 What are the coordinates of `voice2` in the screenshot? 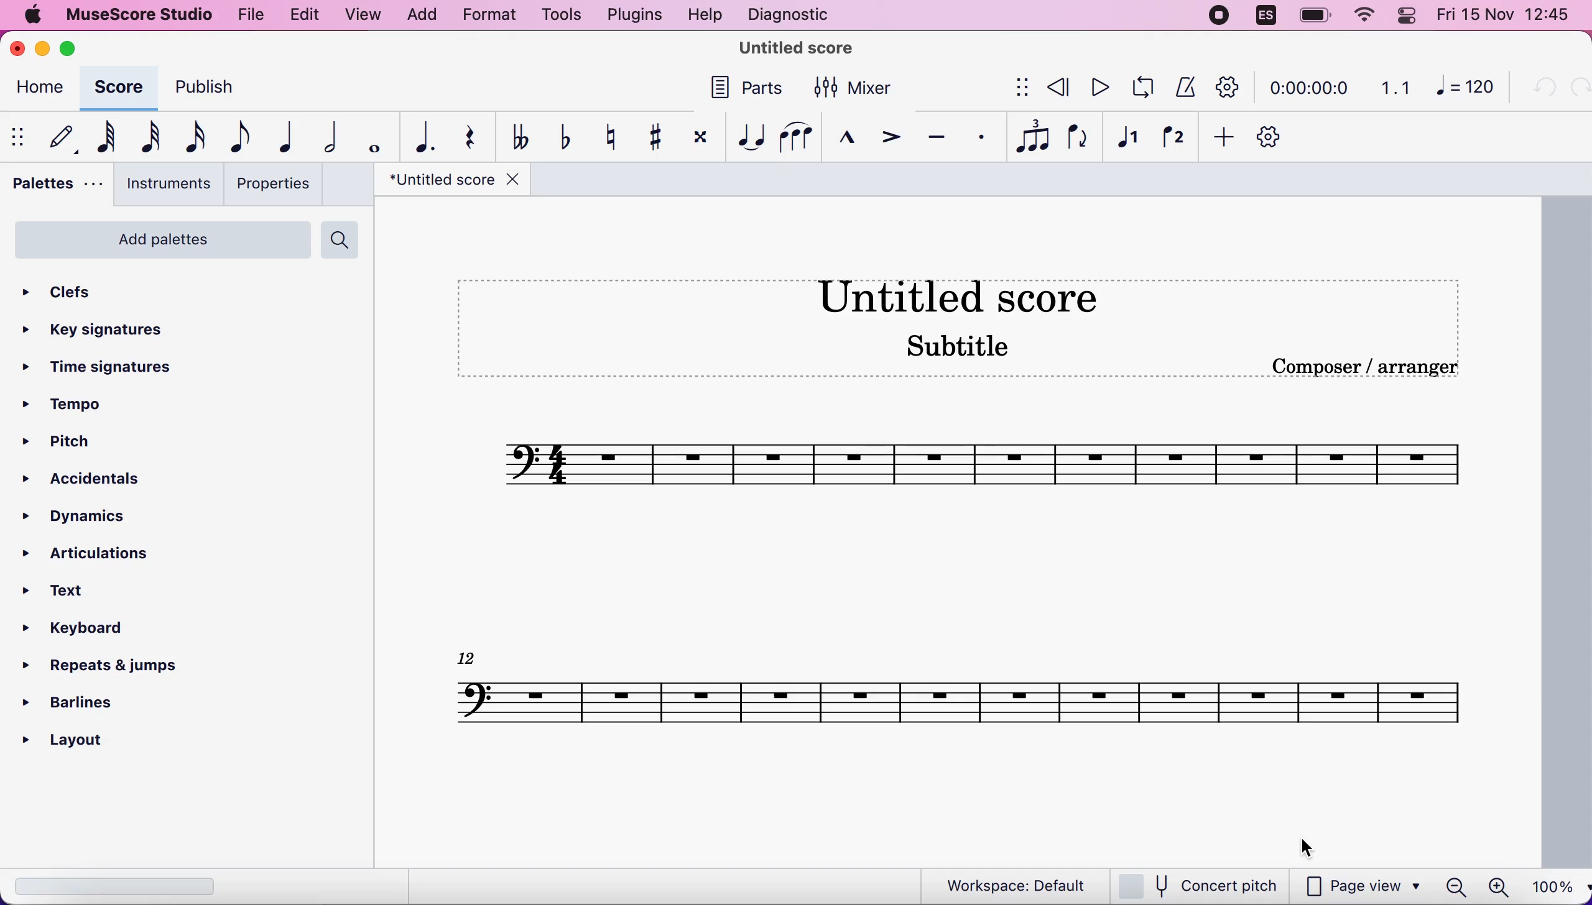 It's located at (1172, 134).